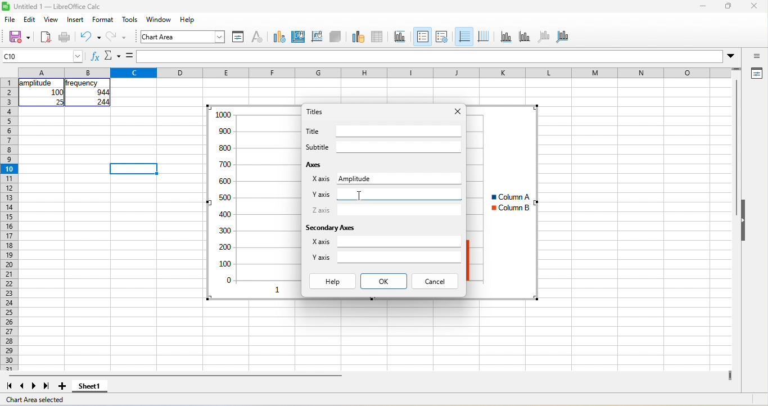 This screenshot has height=406, width=768. I want to click on legend, so click(442, 37).